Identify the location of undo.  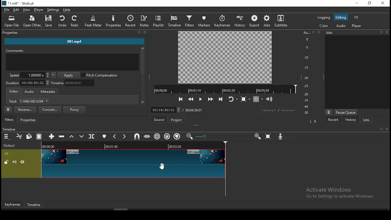
(63, 21).